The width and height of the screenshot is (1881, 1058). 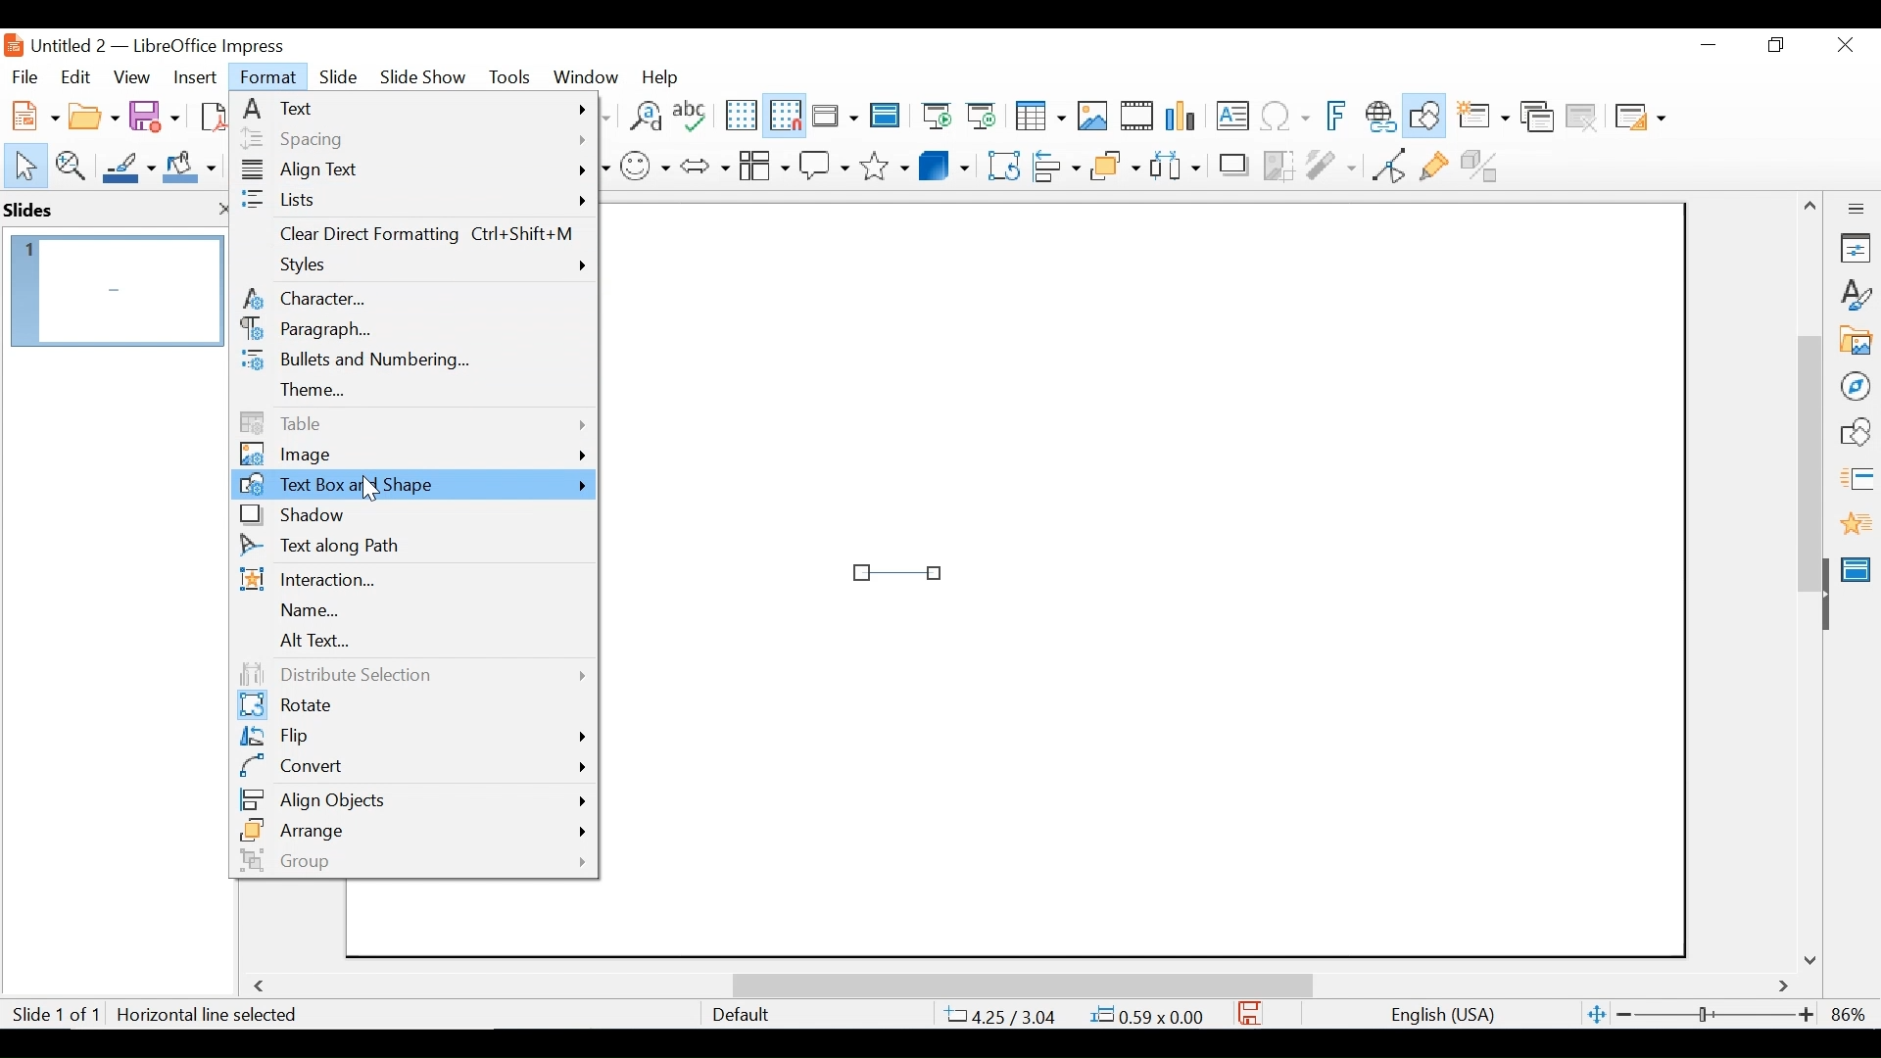 I want to click on Slide, so click(x=339, y=75).